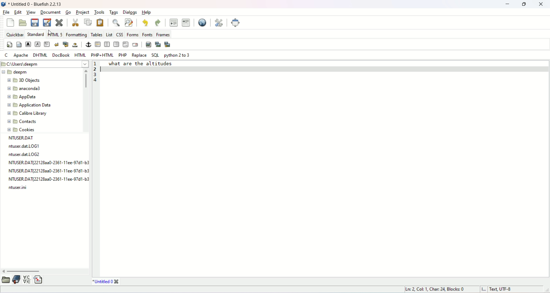 The height and width of the screenshot is (293, 550). What do you see at coordinates (168, 44) in the screenshot?
I see `multi thumbnail` at bounding box center [168, 44].